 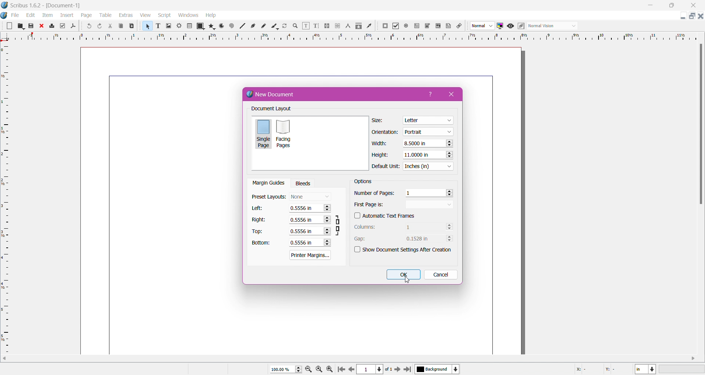 What do you see at coordinates (440, 369) in the screenshot?
I see `Background` at bounding box center [440, 369].